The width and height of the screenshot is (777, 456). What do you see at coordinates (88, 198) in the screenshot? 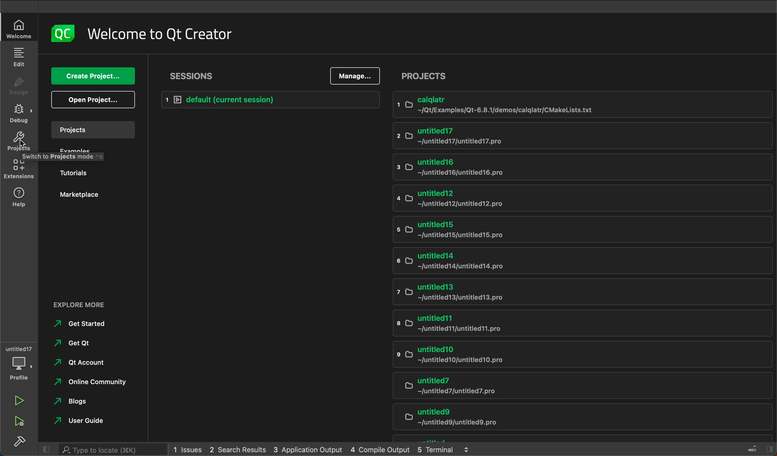
I see `Marketplace` at bounding box center [88, 198].